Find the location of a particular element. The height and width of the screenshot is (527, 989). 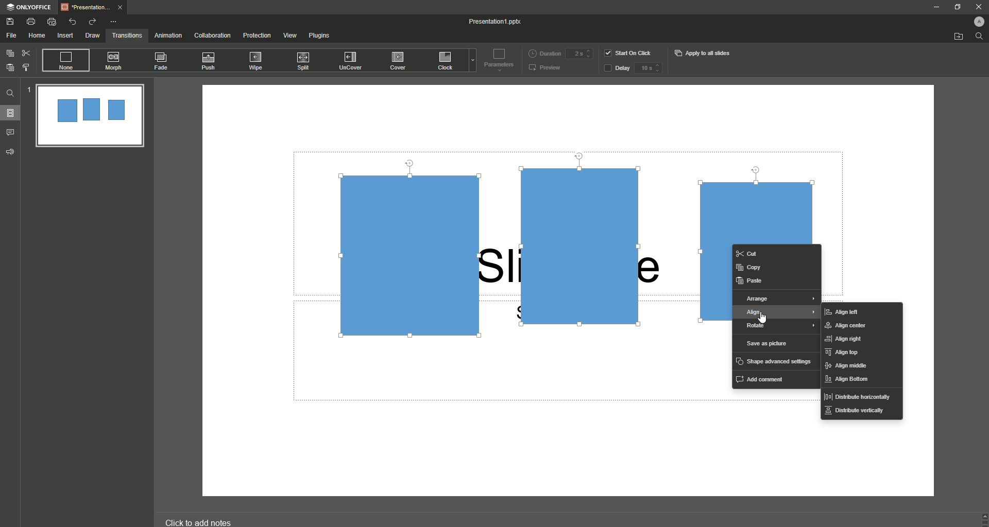

Paste is located at coordinates (751, 280).